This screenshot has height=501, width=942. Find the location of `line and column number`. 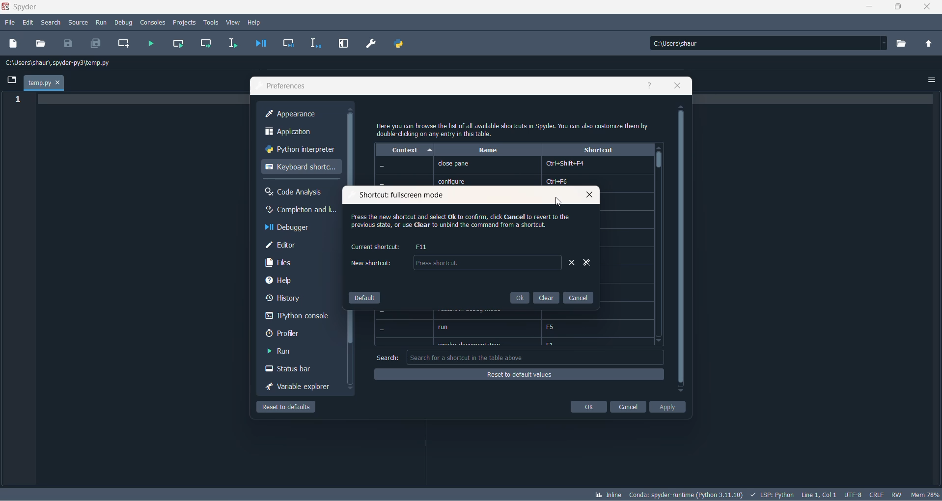

line and column number is located at coordinates (819, 493).